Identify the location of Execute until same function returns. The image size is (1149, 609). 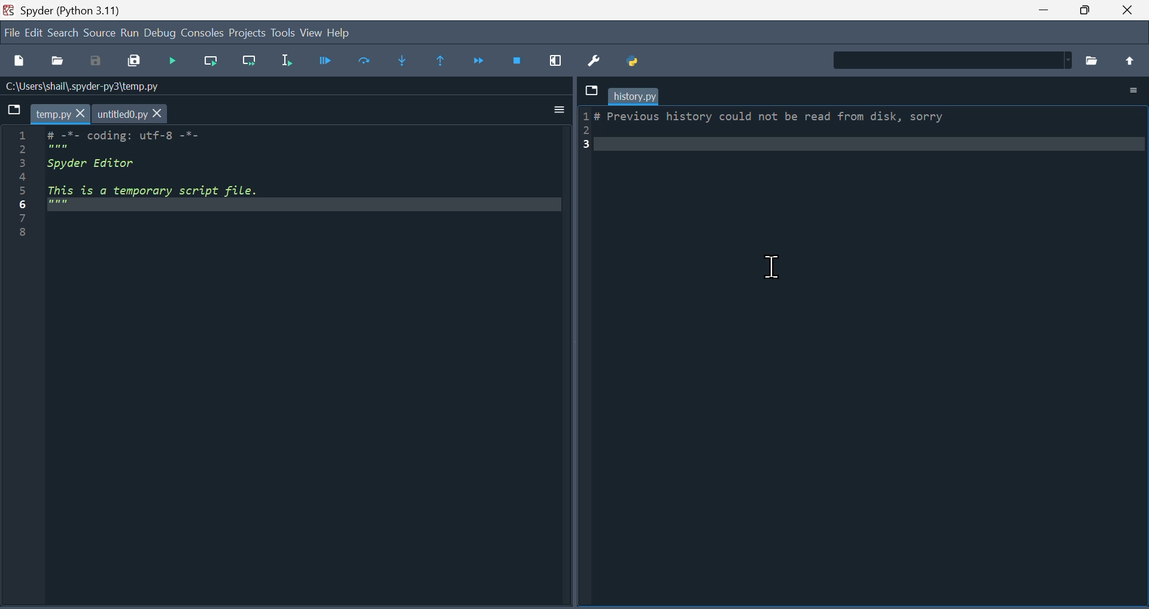
(440, 59).